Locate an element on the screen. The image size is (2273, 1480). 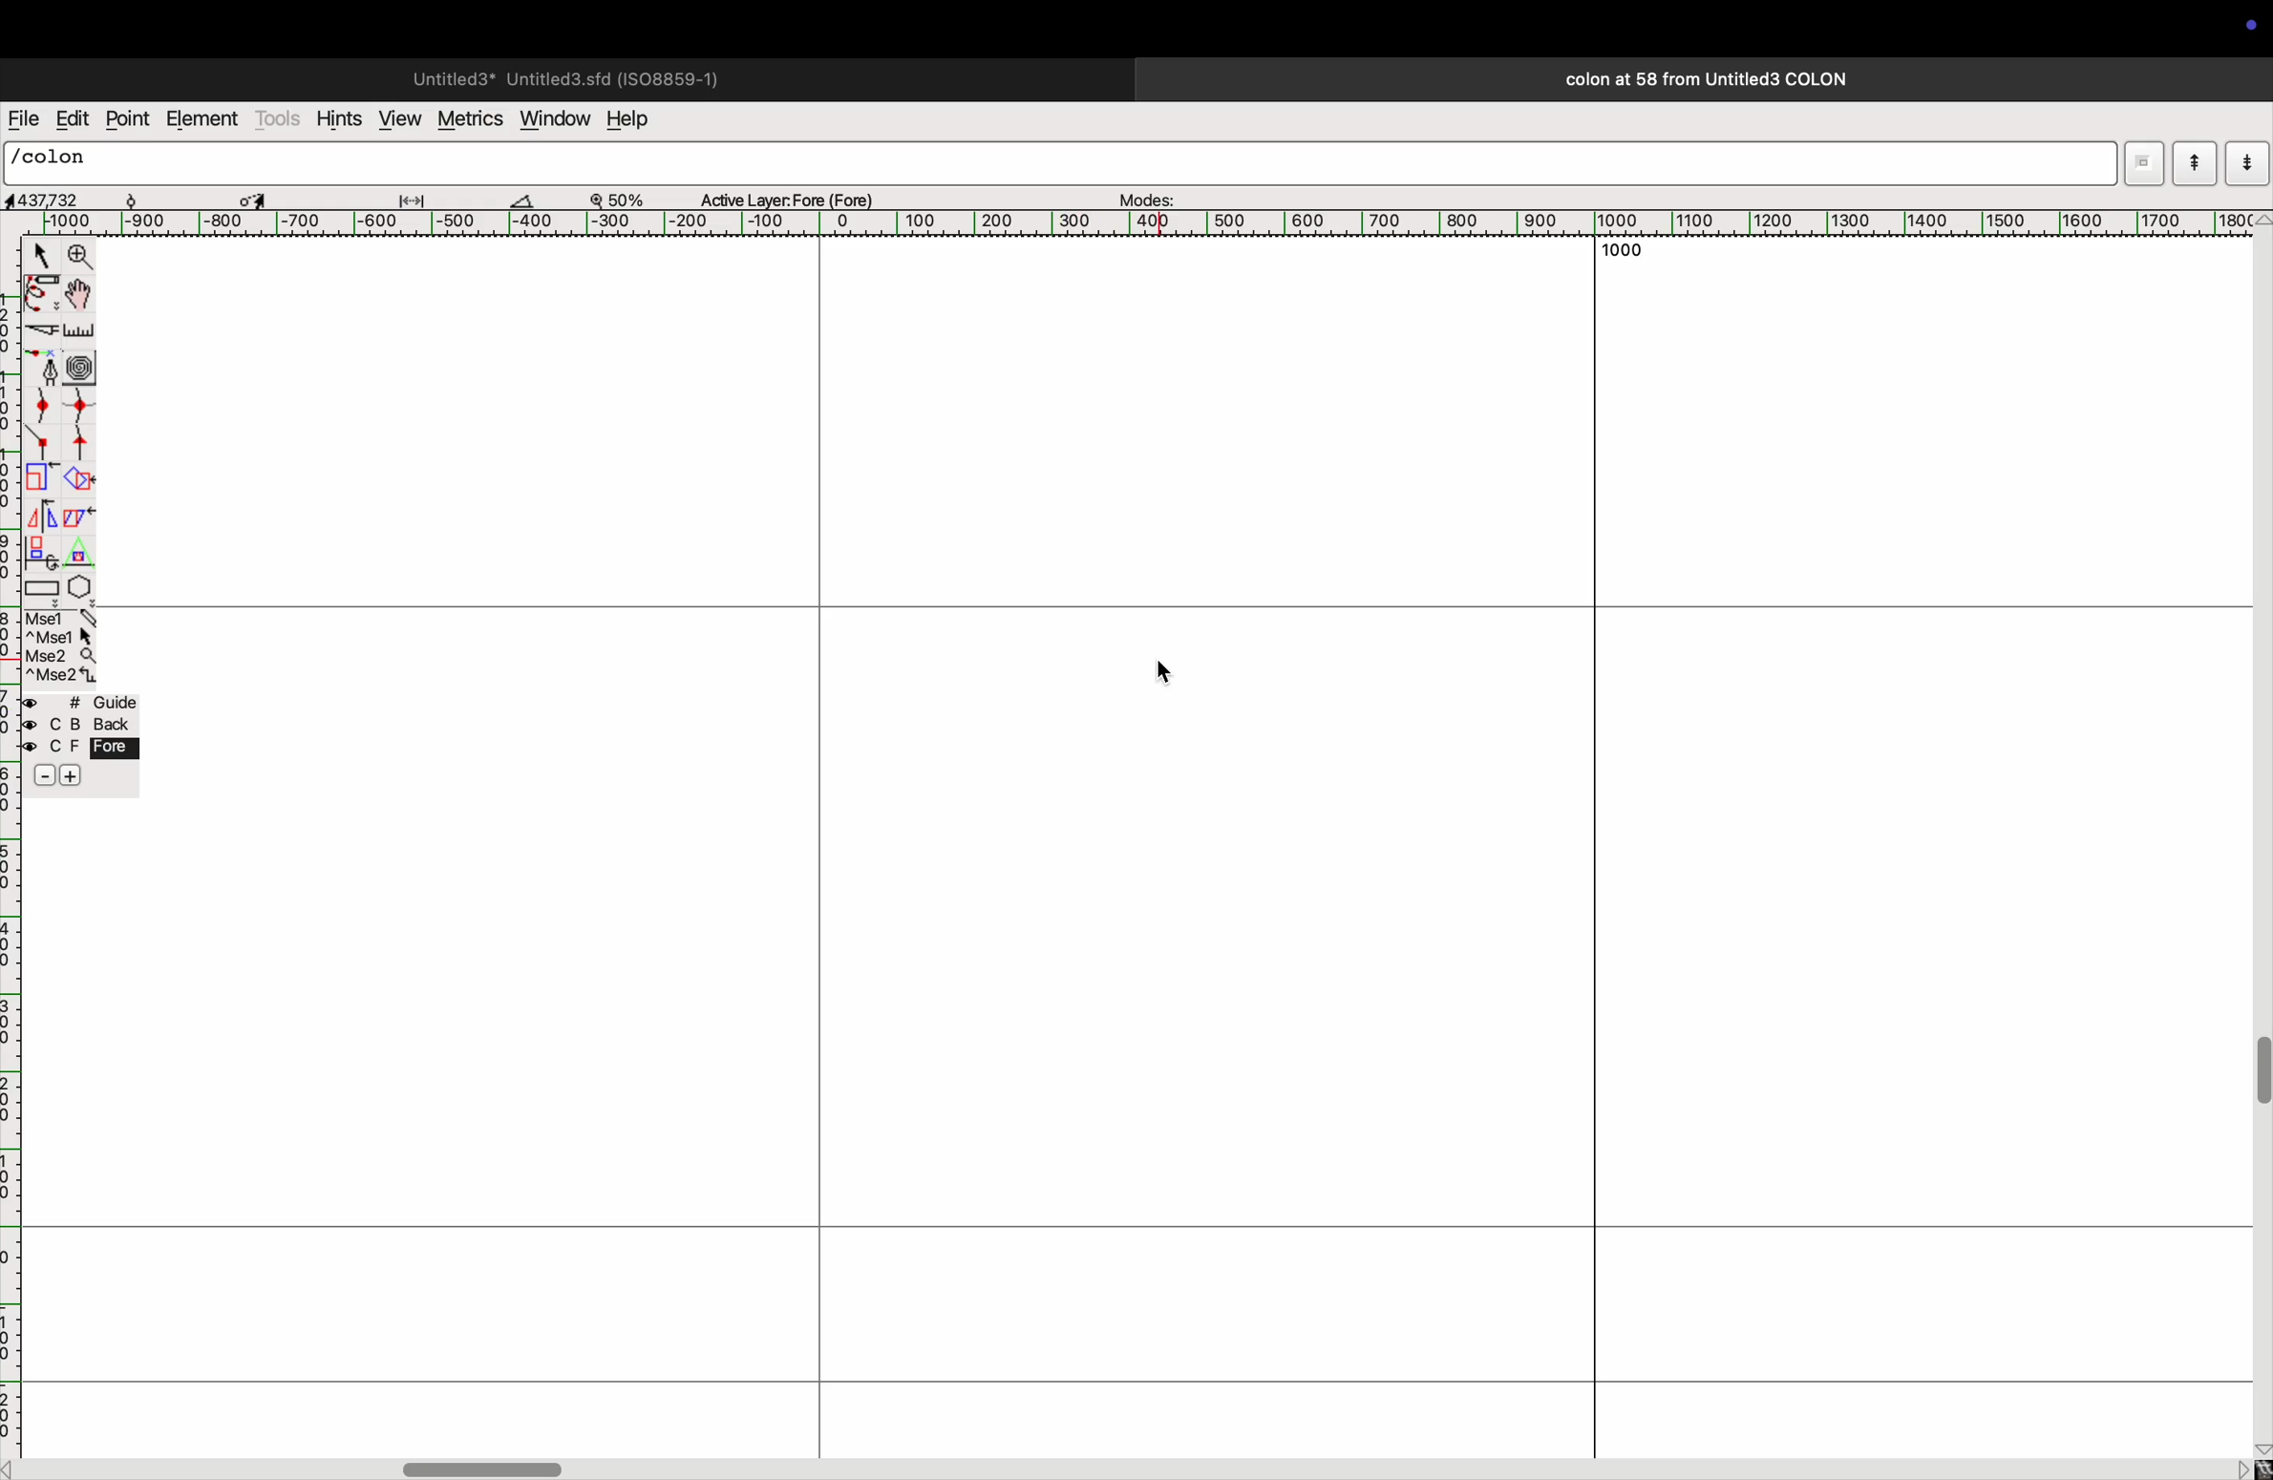
mse  is located at coordinates (57, 645).